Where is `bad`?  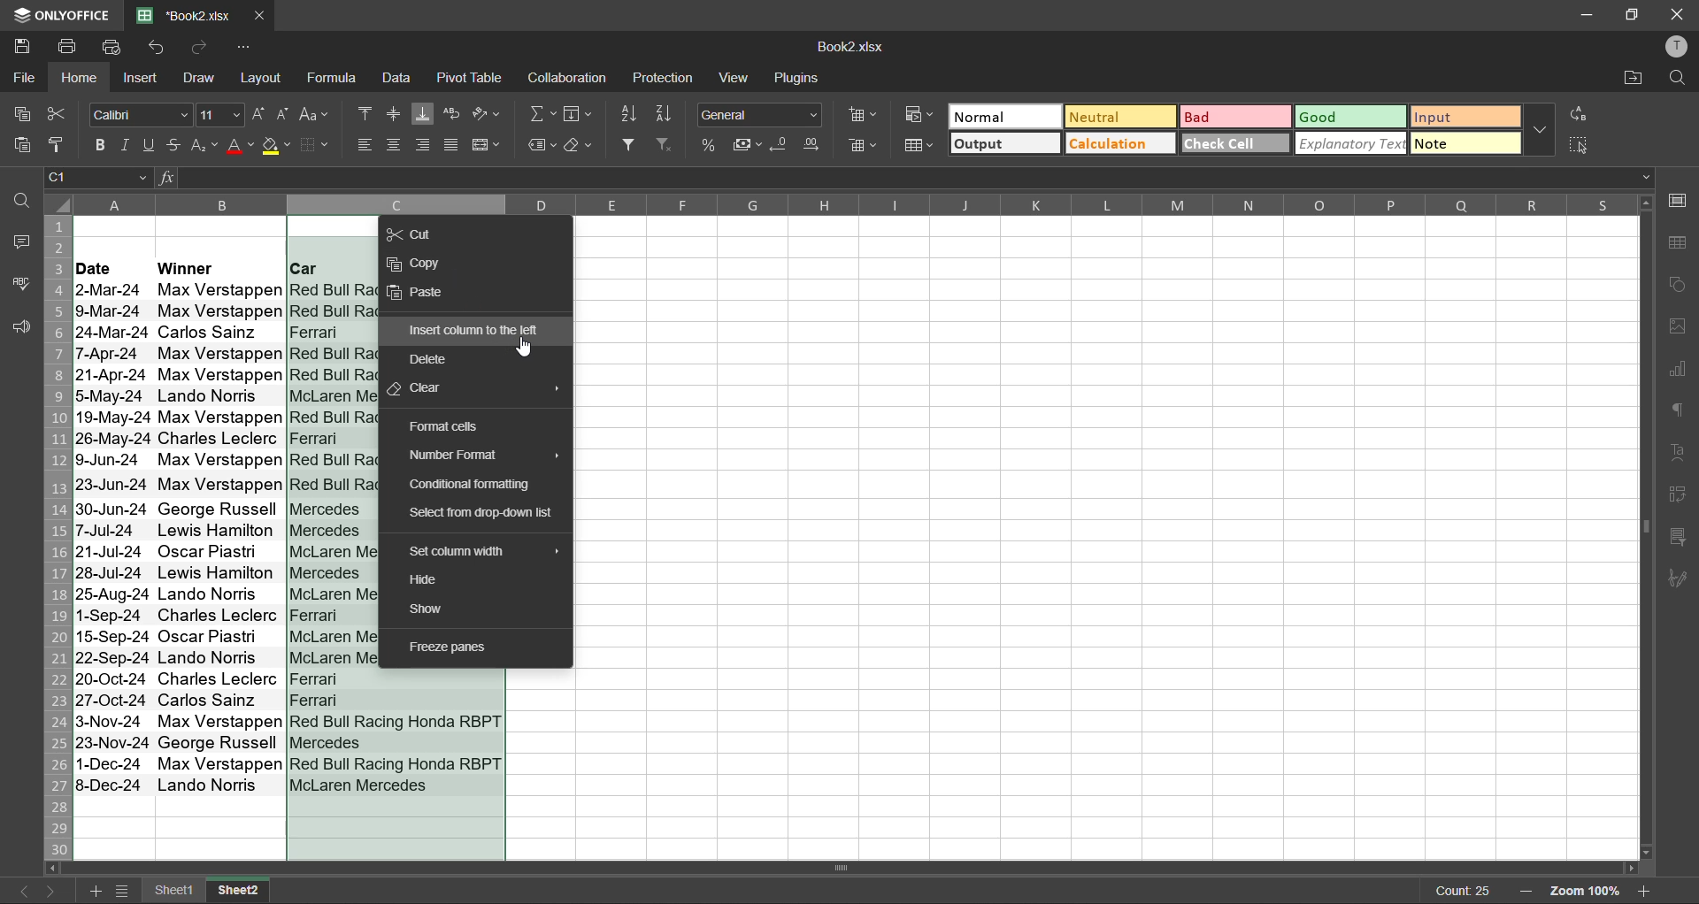 bad is located at coordinates (1235, 119).